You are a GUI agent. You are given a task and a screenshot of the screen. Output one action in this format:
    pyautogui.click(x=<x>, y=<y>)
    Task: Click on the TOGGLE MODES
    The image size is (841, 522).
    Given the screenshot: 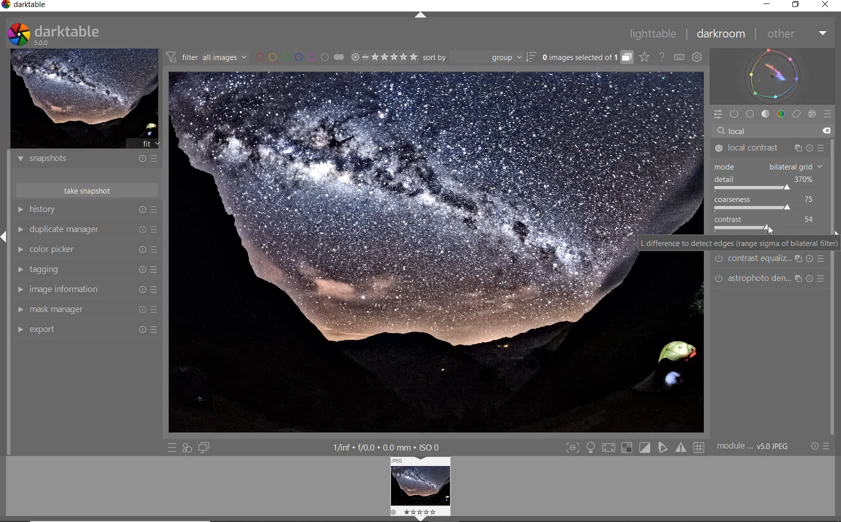 What is the action you would take?
    pyautogui.click(x=635, y=447)
    